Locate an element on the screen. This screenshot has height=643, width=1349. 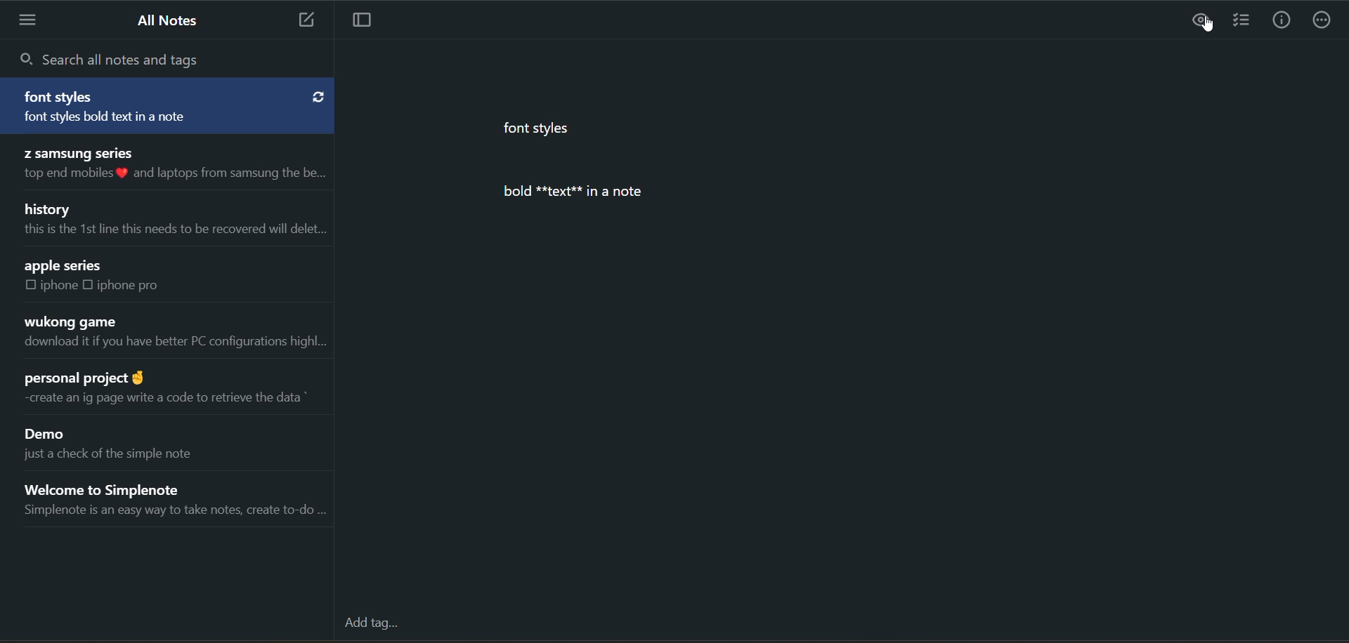
just a check of the simple note is located at coordinates (122, 458).